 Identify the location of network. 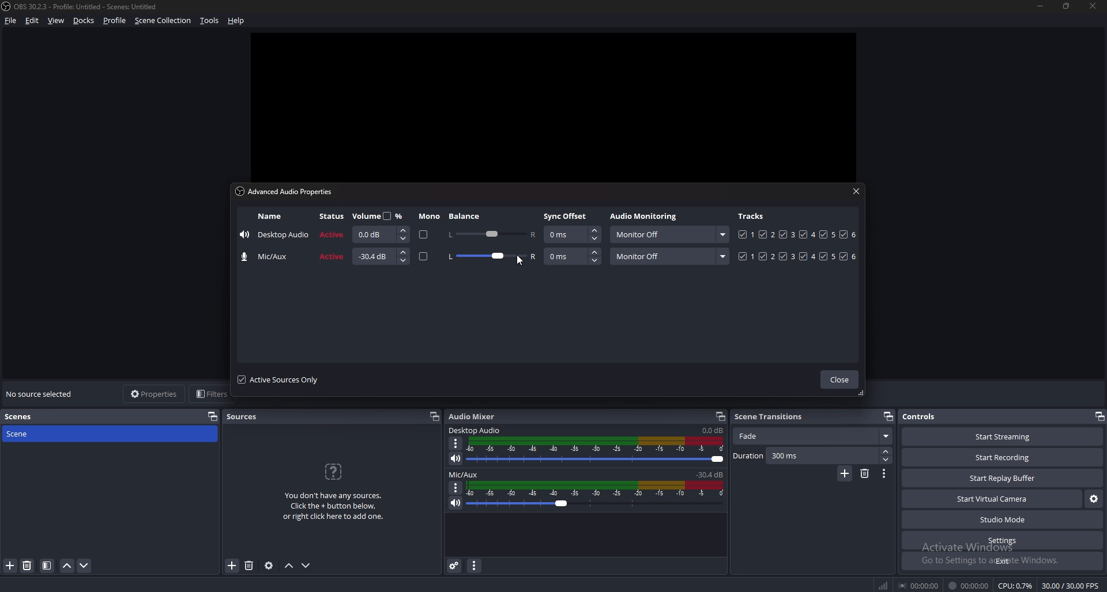
(886, 586).